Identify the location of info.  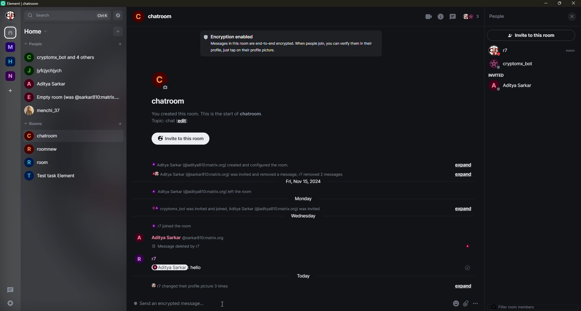
(172, 226).